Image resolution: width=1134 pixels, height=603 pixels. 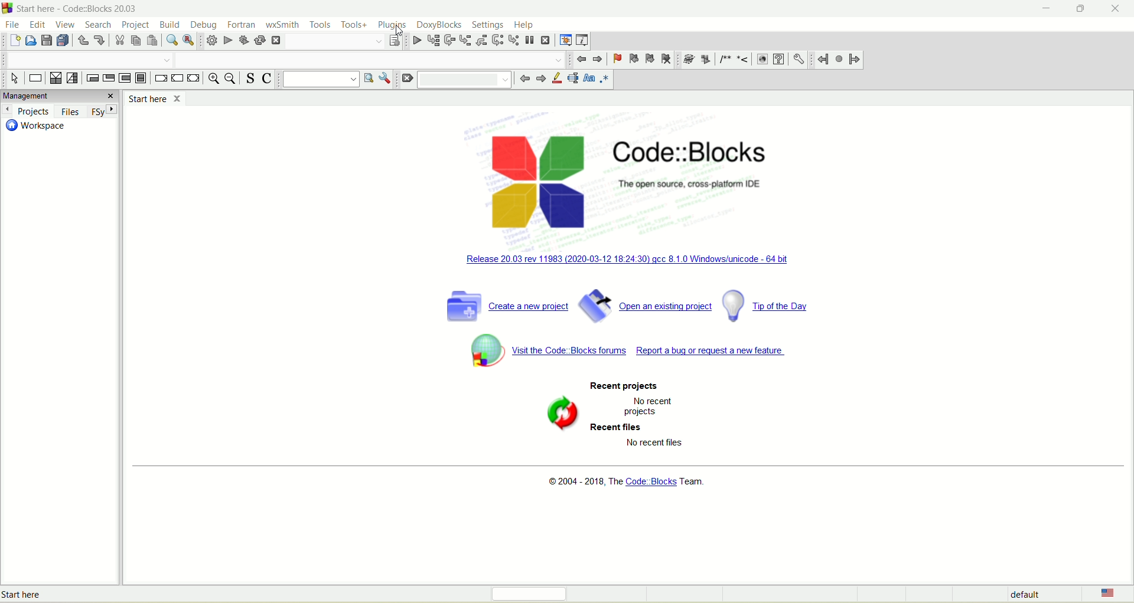 What do you see at coordinates (467, 80) in the screenshot?
I see `blank space` at bounding box center [467, 80].